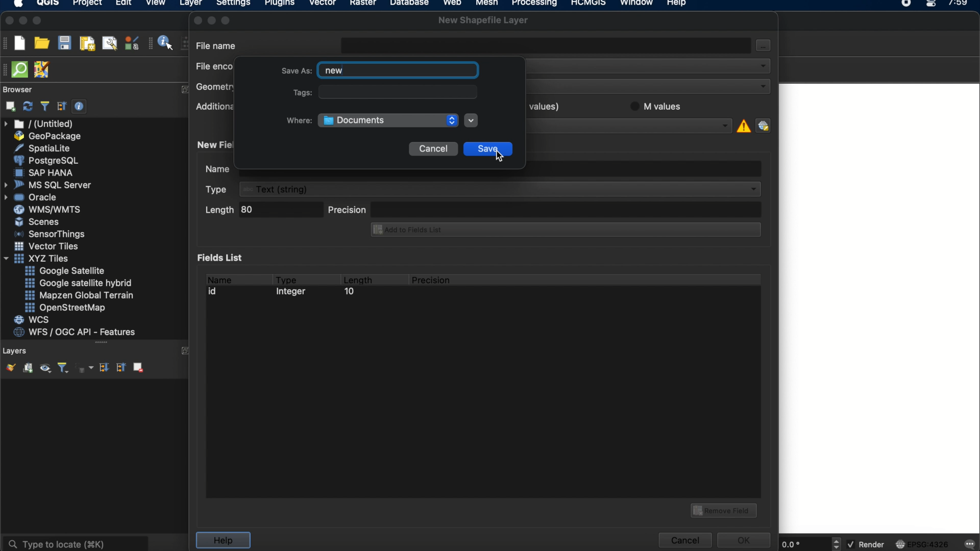 The width and height of the screenshot is (980, 551). I want to click on ms sql server, so click(50, 184).